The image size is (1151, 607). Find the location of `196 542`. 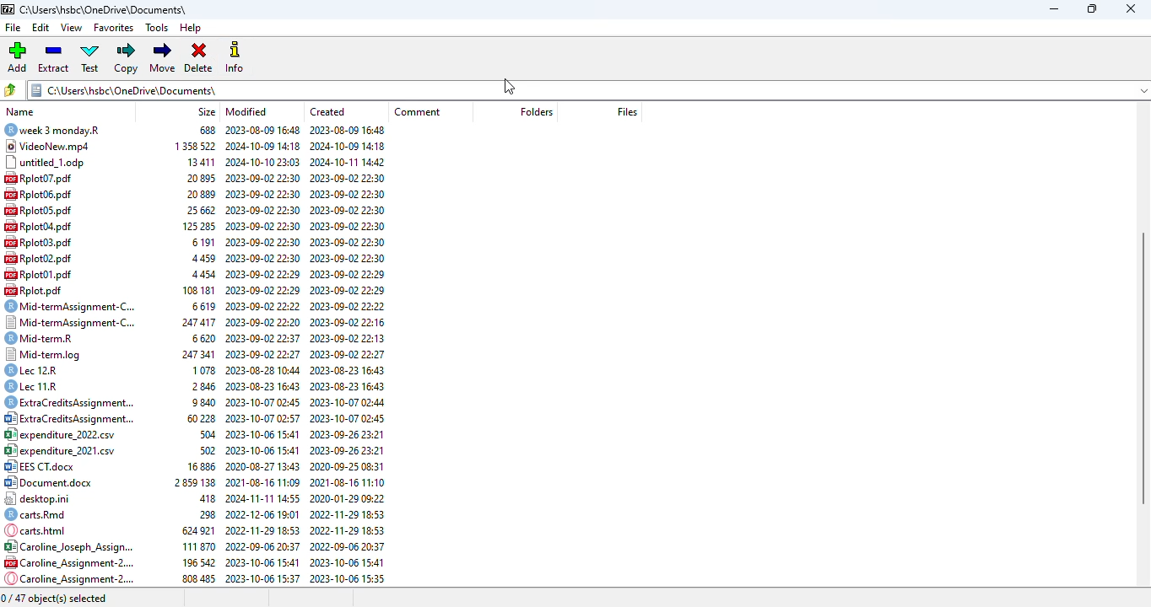

196 542 is located at coordinates (197, 560).